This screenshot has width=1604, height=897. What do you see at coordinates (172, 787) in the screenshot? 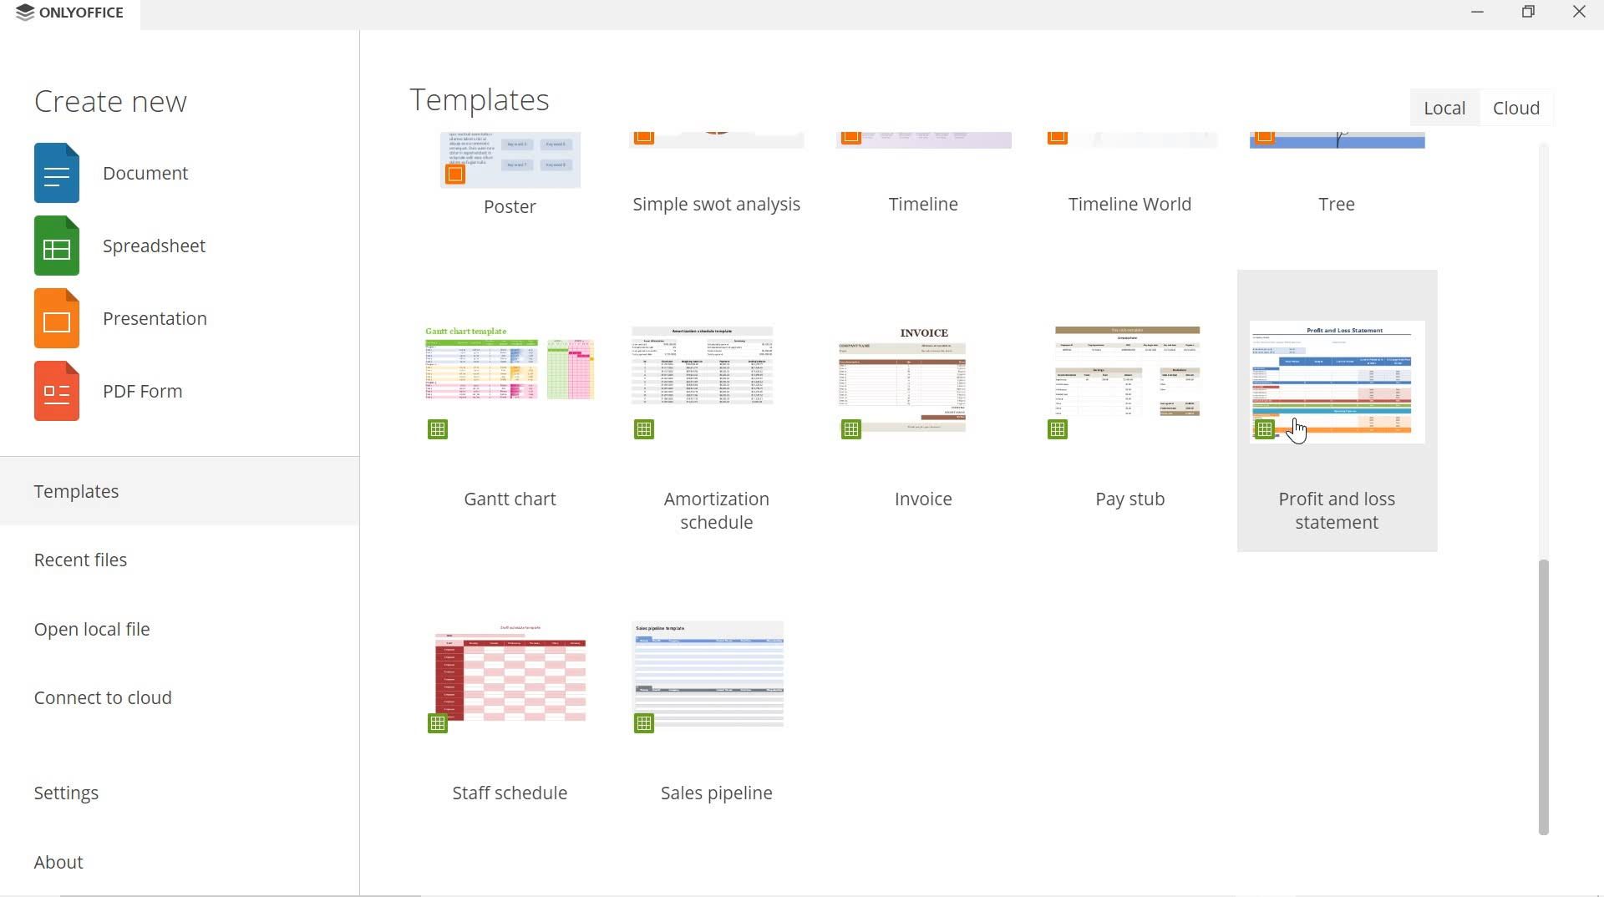
I see `settings` at bounding box center [172, 787].